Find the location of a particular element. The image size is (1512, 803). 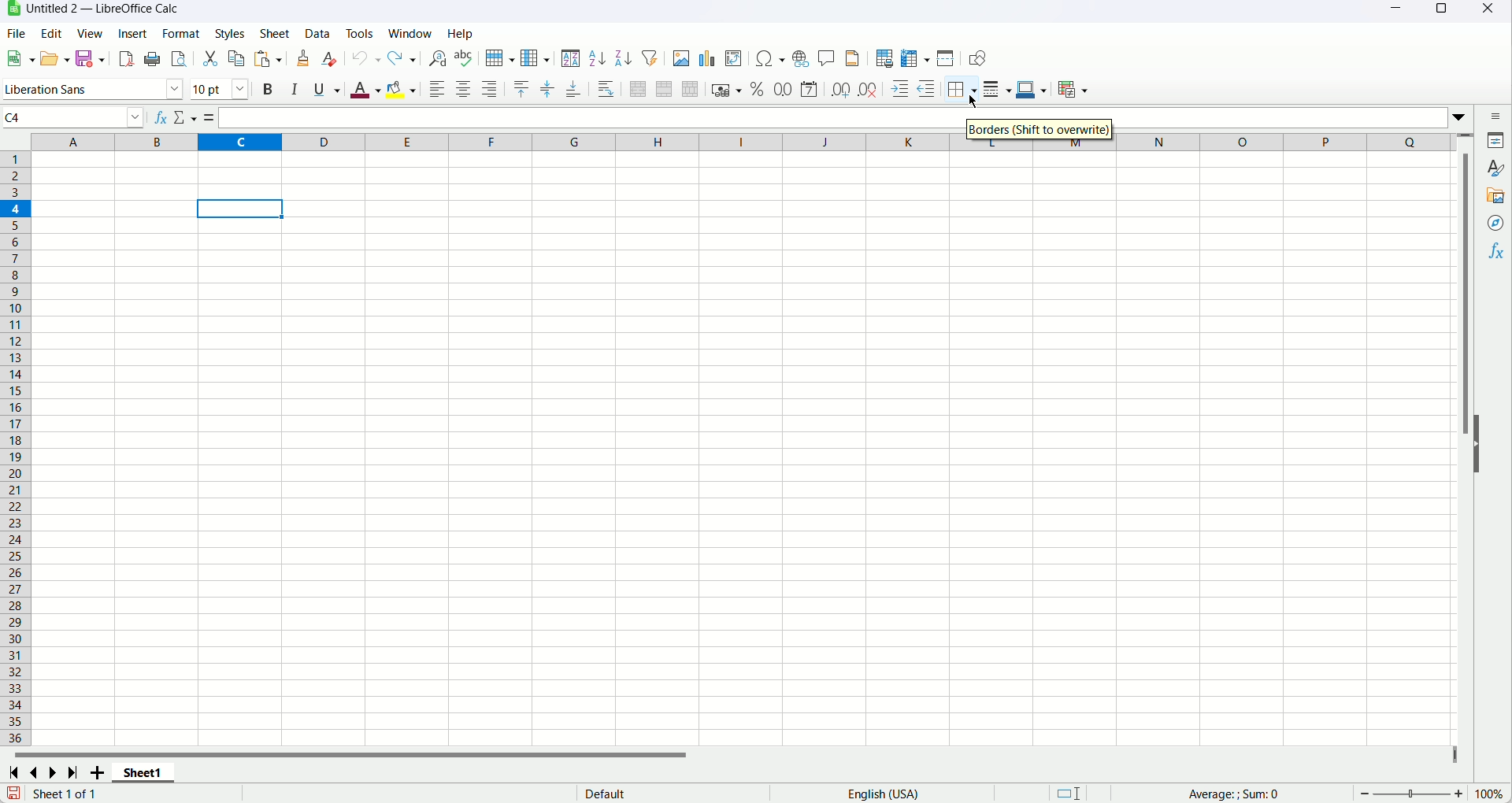

Zoom factor is located at coordinates (1492, 795).